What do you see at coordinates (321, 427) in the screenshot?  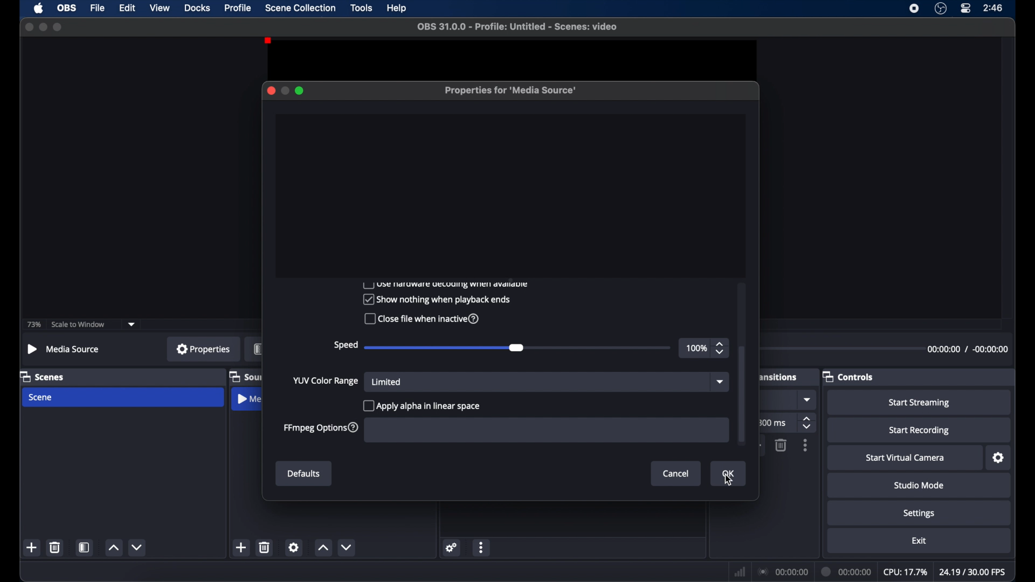 I see `ffmpeg options` at bounding box center [321, 427].